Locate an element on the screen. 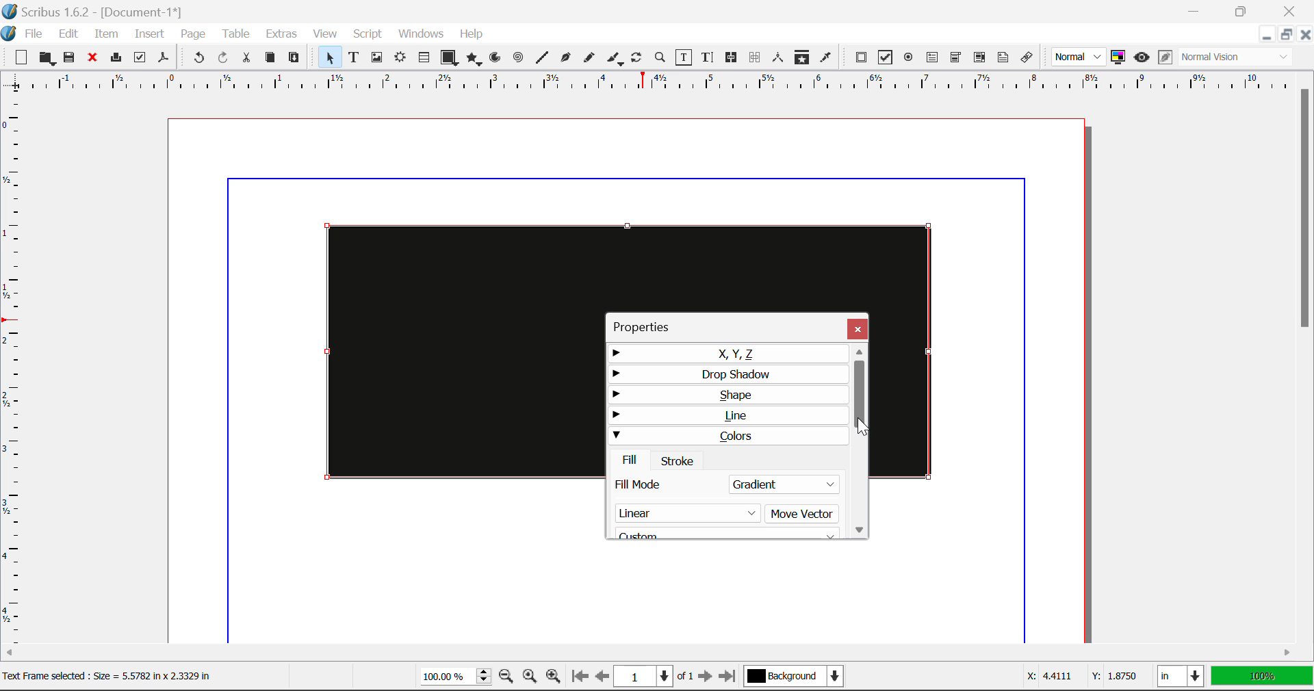 The height and width of the screenshot is (691, 1314). Preview Mode is located at coordinates (1142, 57).